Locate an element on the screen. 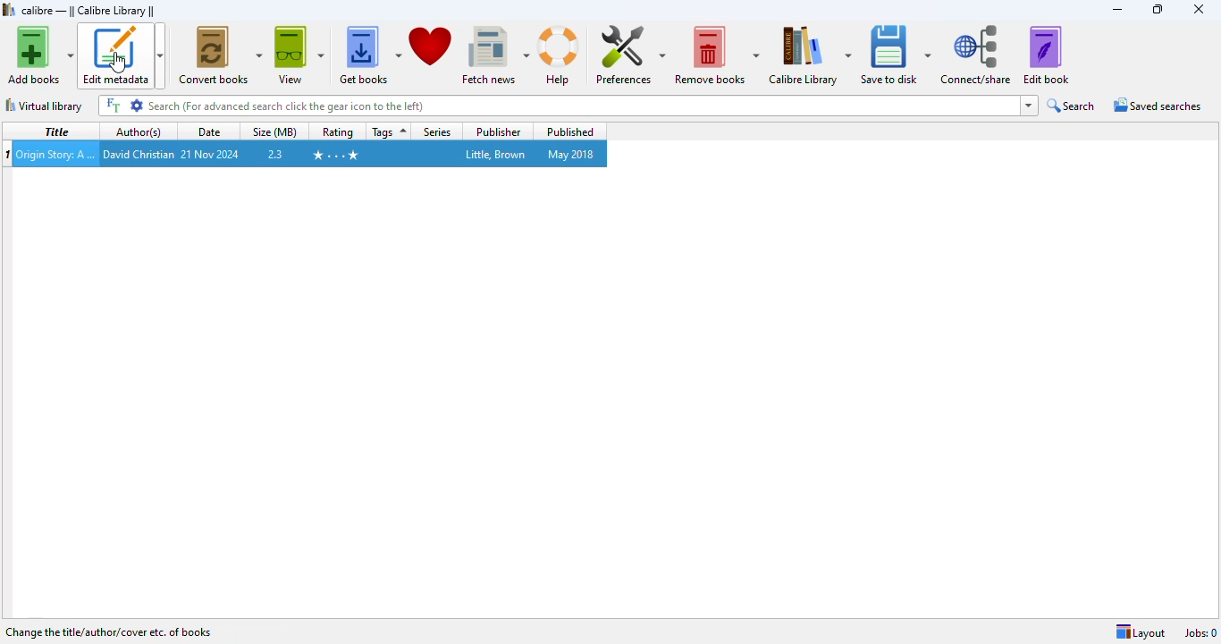  get books is located at coordinates (368, 54).